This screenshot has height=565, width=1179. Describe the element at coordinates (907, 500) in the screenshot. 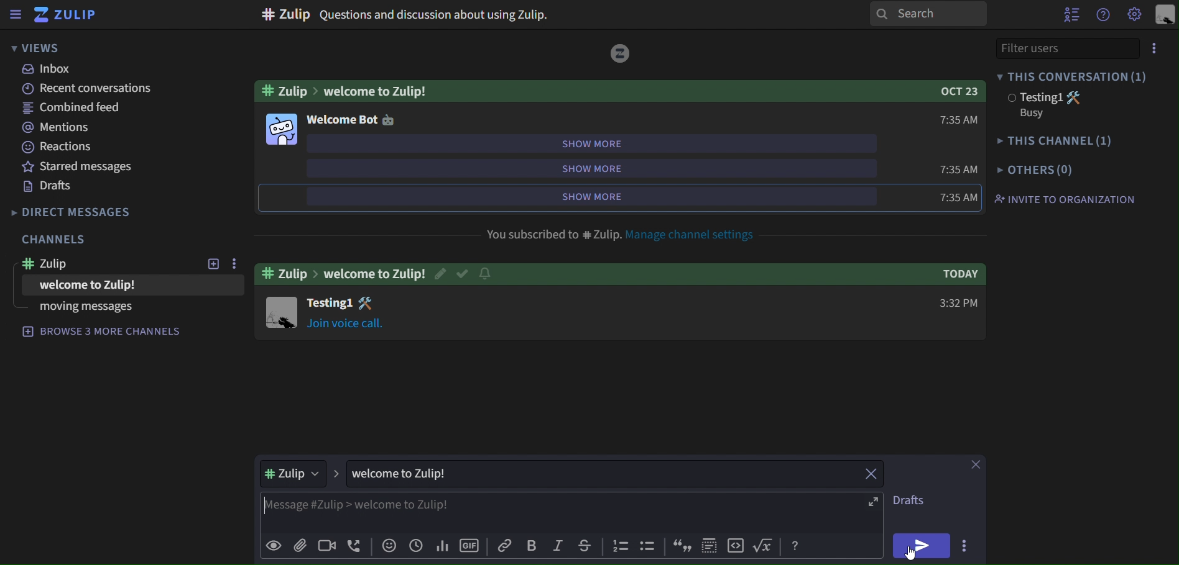

I see `drafts` at that location.